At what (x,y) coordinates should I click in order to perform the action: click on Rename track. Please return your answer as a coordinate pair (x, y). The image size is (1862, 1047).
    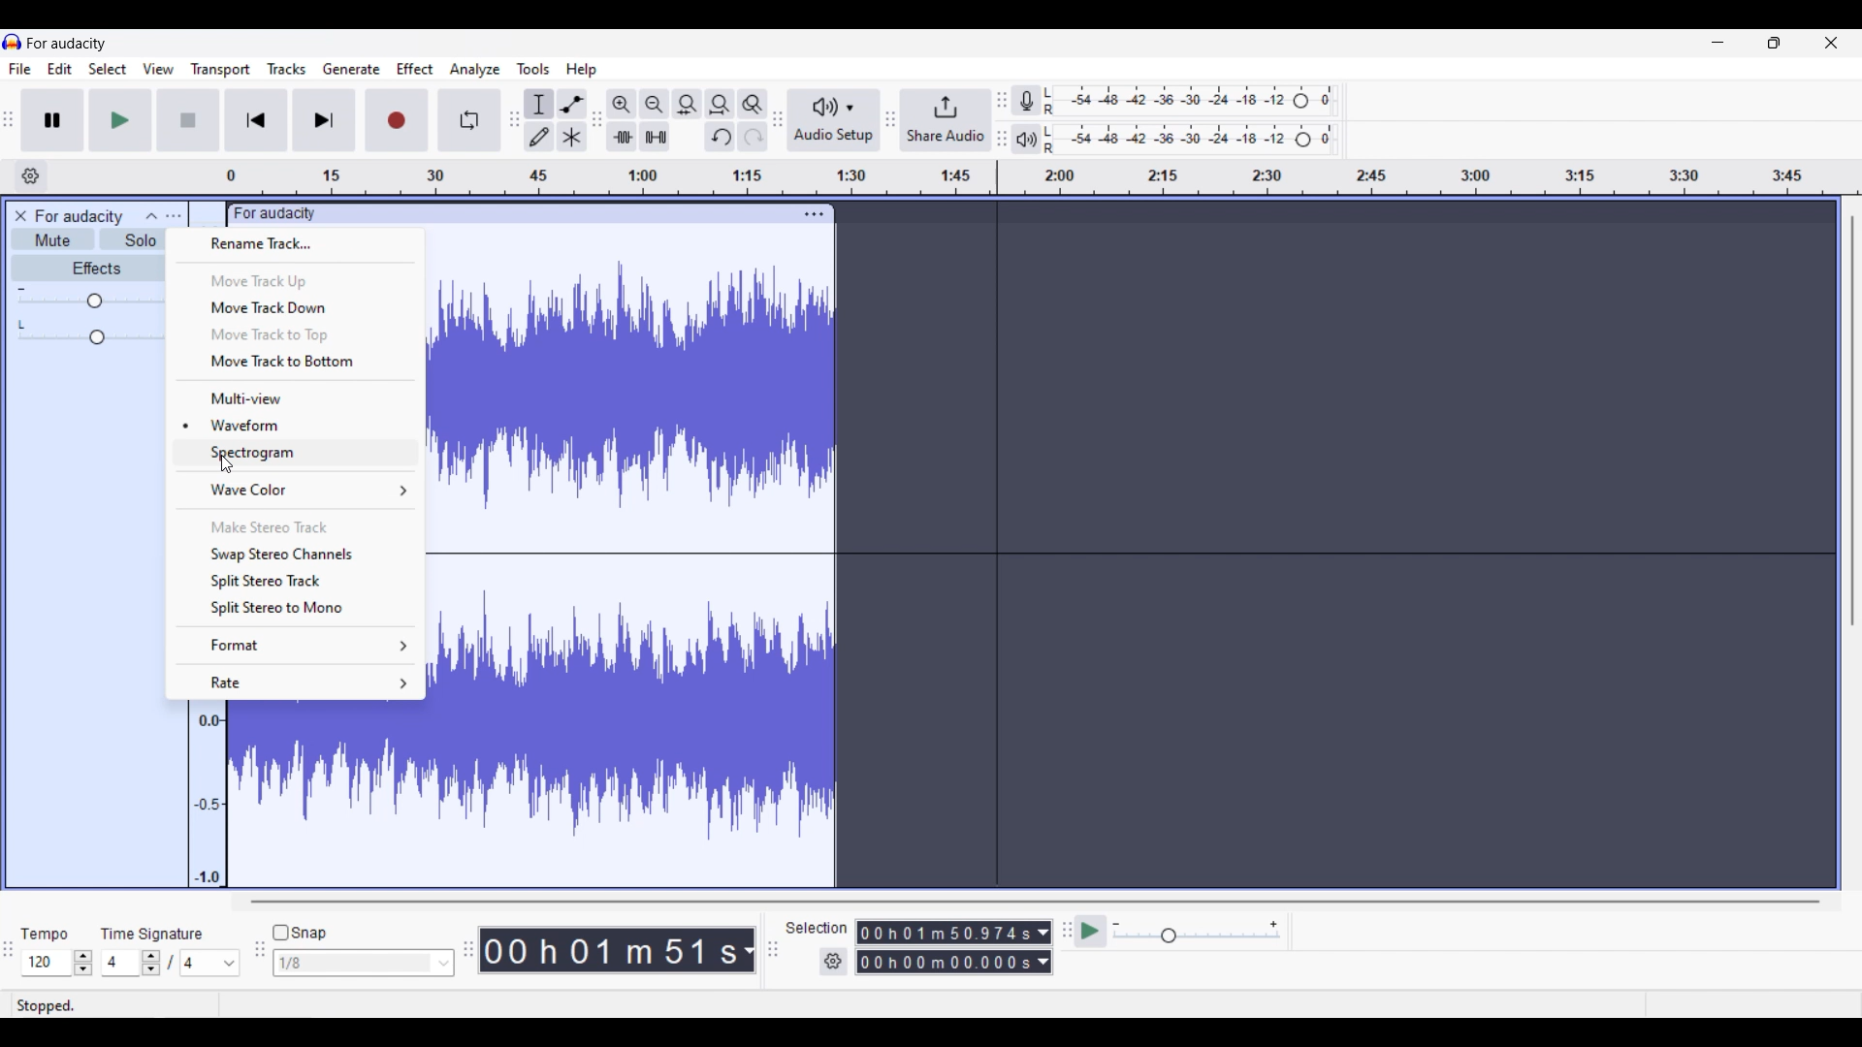
    Looking at the image, I should click on (295, 243).